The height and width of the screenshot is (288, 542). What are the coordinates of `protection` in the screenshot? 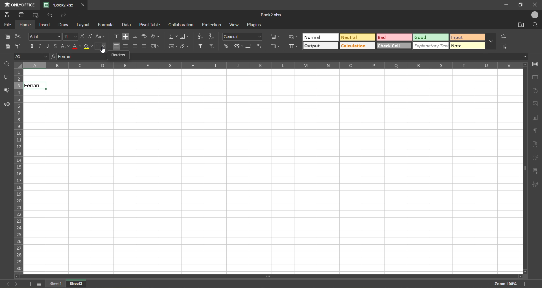 It's located at (211, 25).